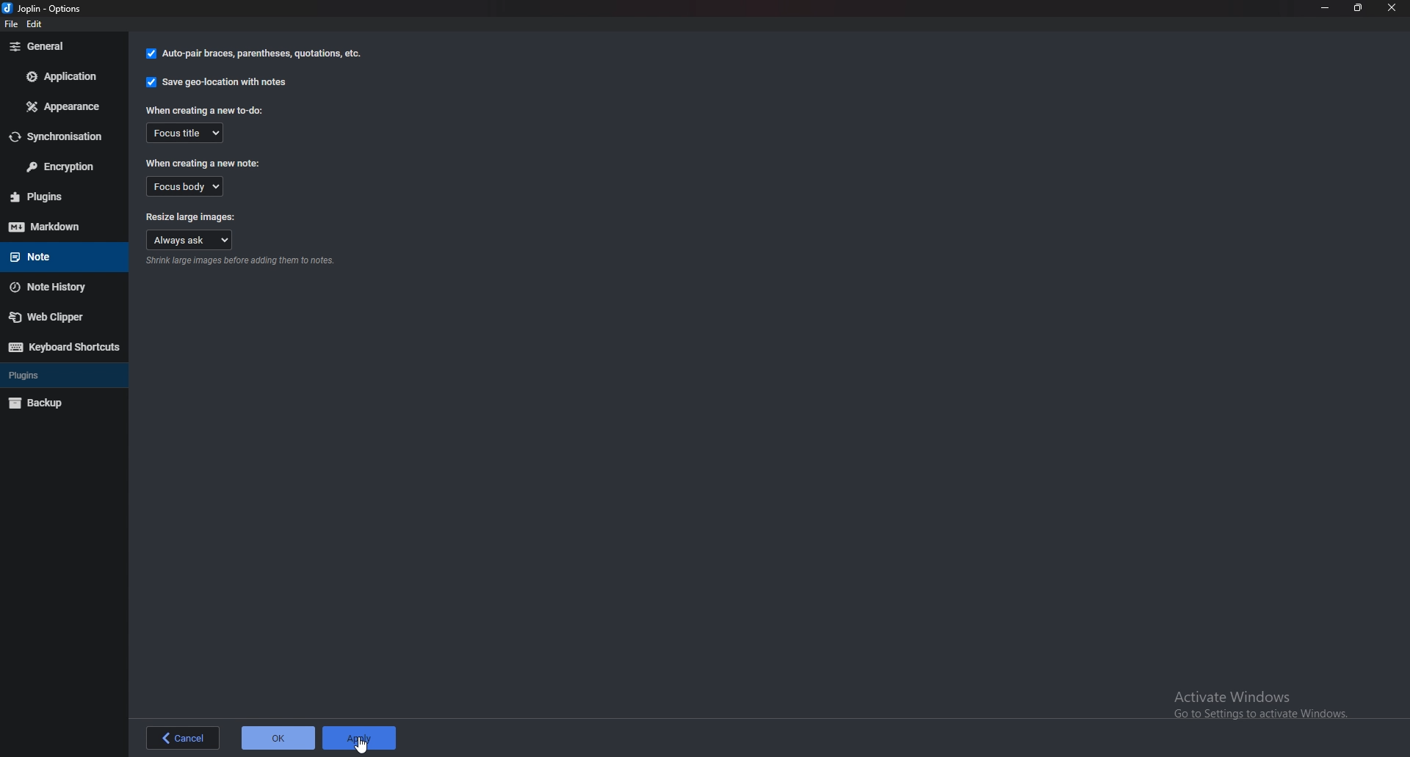  What do you see at coordinates (358, 736) in the screenshot?
I see `apply` at bounding box center [358, 736].